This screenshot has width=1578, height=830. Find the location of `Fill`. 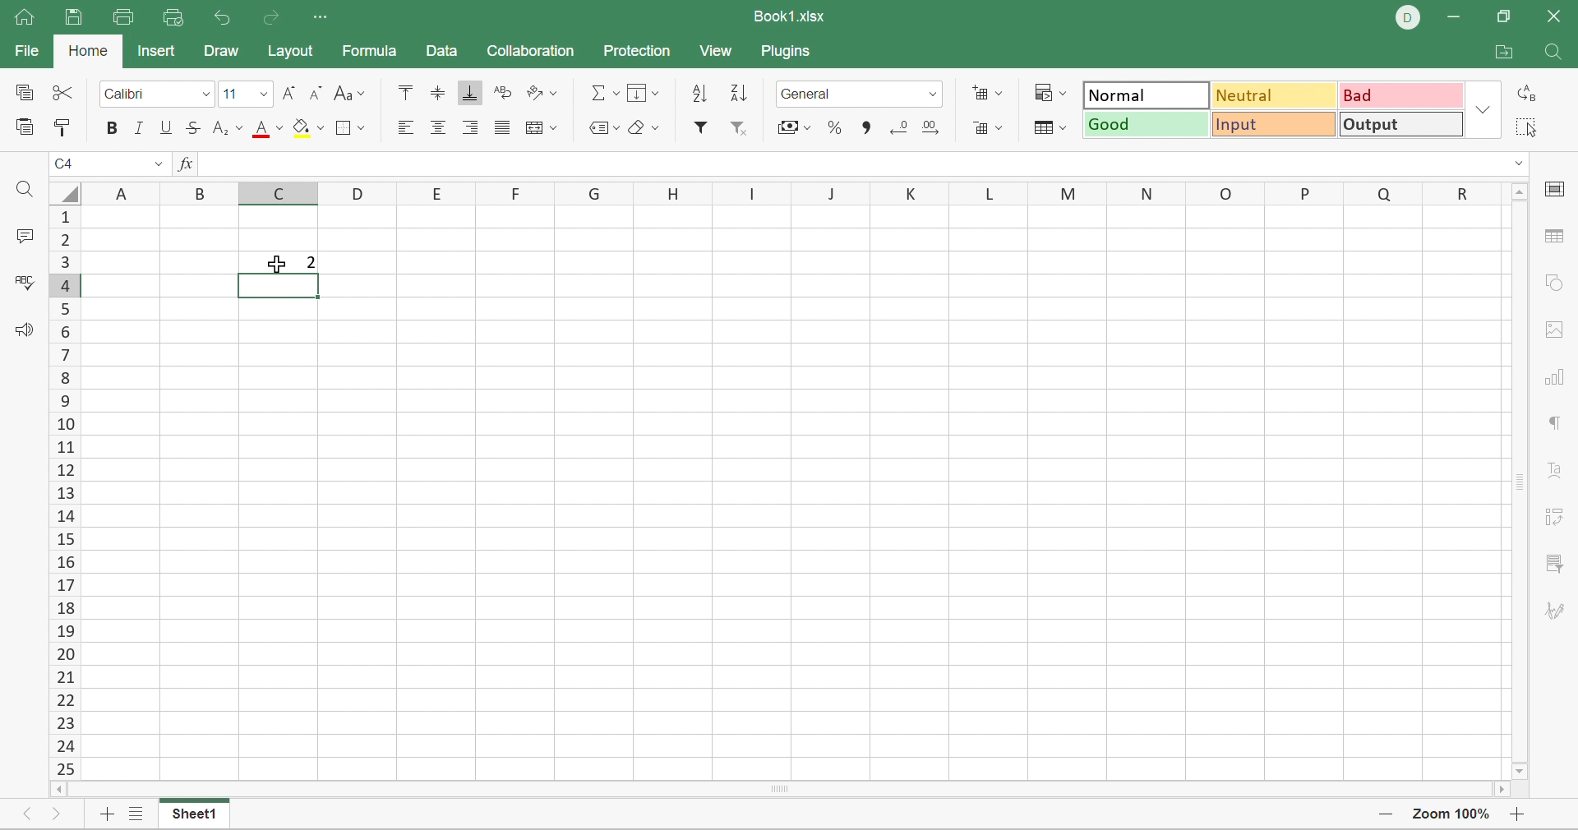

Fill is located at coordinates (645, 90).